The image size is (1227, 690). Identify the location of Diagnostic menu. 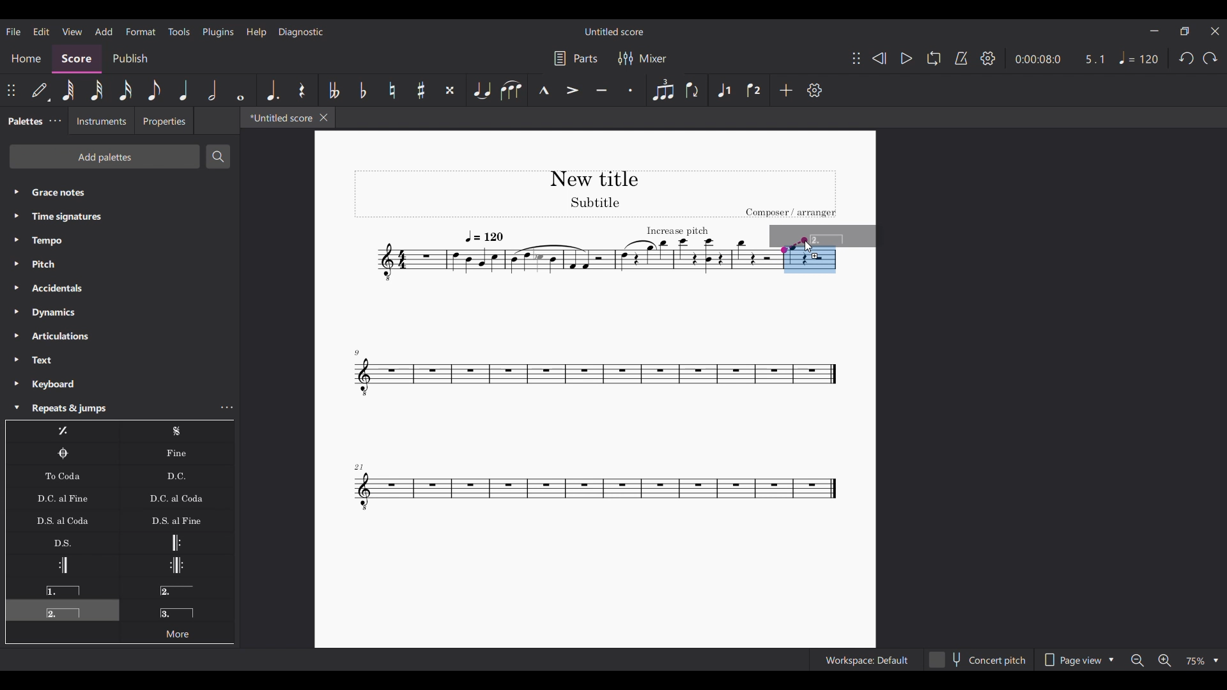
(301, 33).